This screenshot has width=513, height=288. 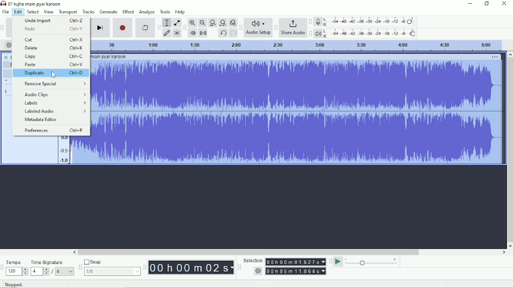 I want to click on 00 h 00 m 00.00s, so click(x=191, y=268).